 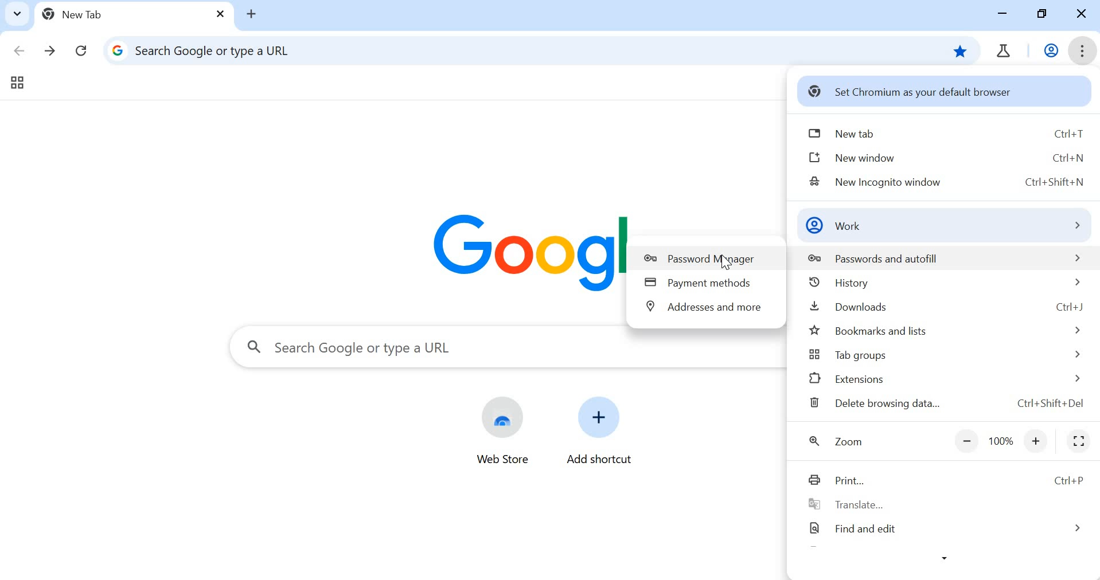 What do you see at coordinates (1085, 50) in the screenshot?
I see `customize and control chromium` at bounding box center [1085, 50].